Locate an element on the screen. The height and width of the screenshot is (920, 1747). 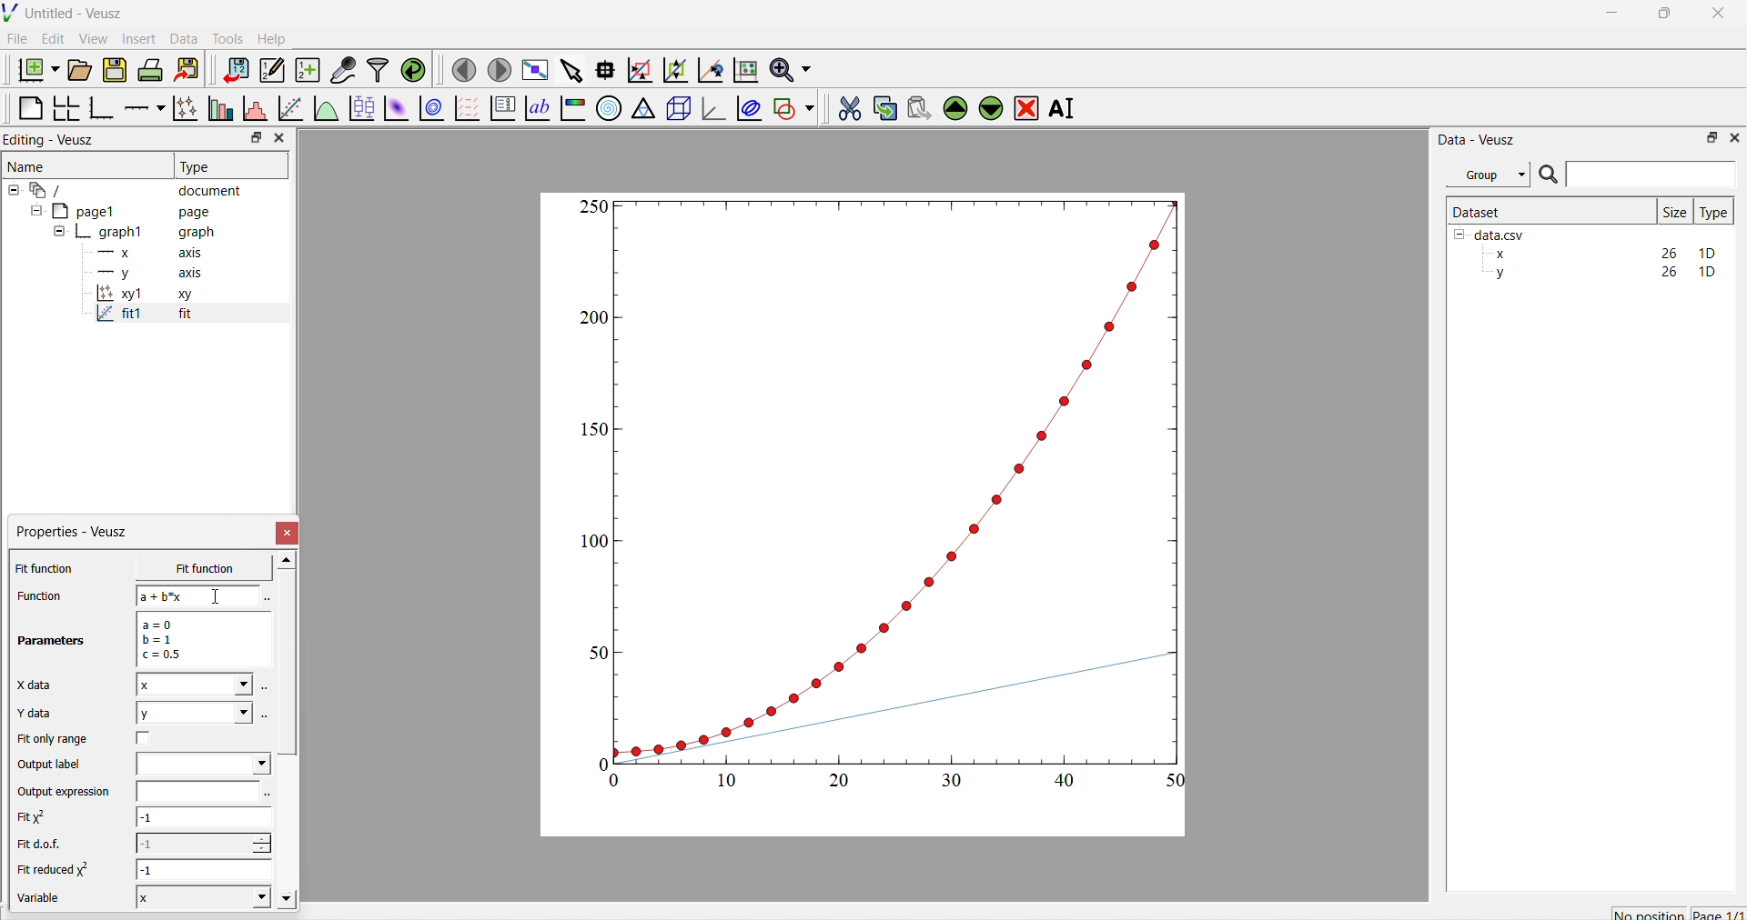
Add Shape is located at coordinates (792, 105).